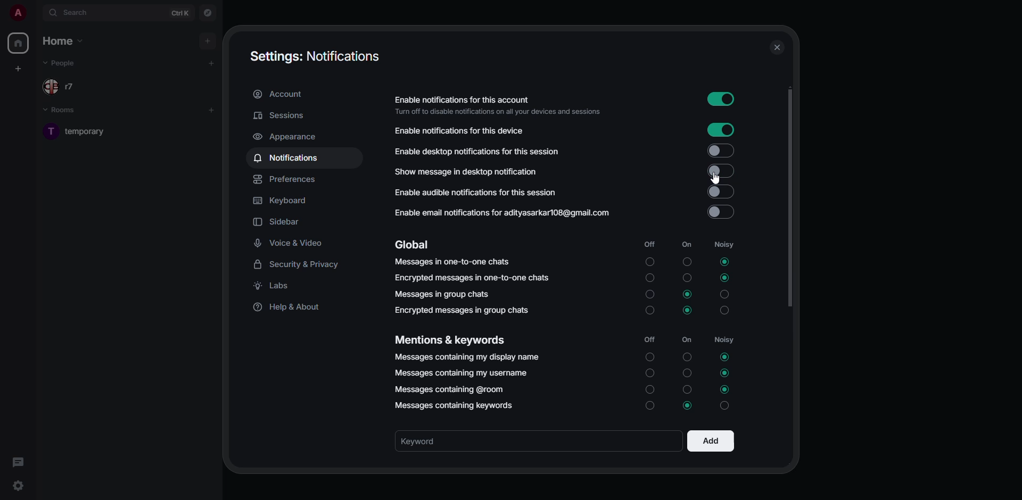 Image resolution: width=1022 pixels, height=500 pixels. Describe the element at coordinates (461, 310) in the screenshot. I see `encrypted messages in group chat` at that location.